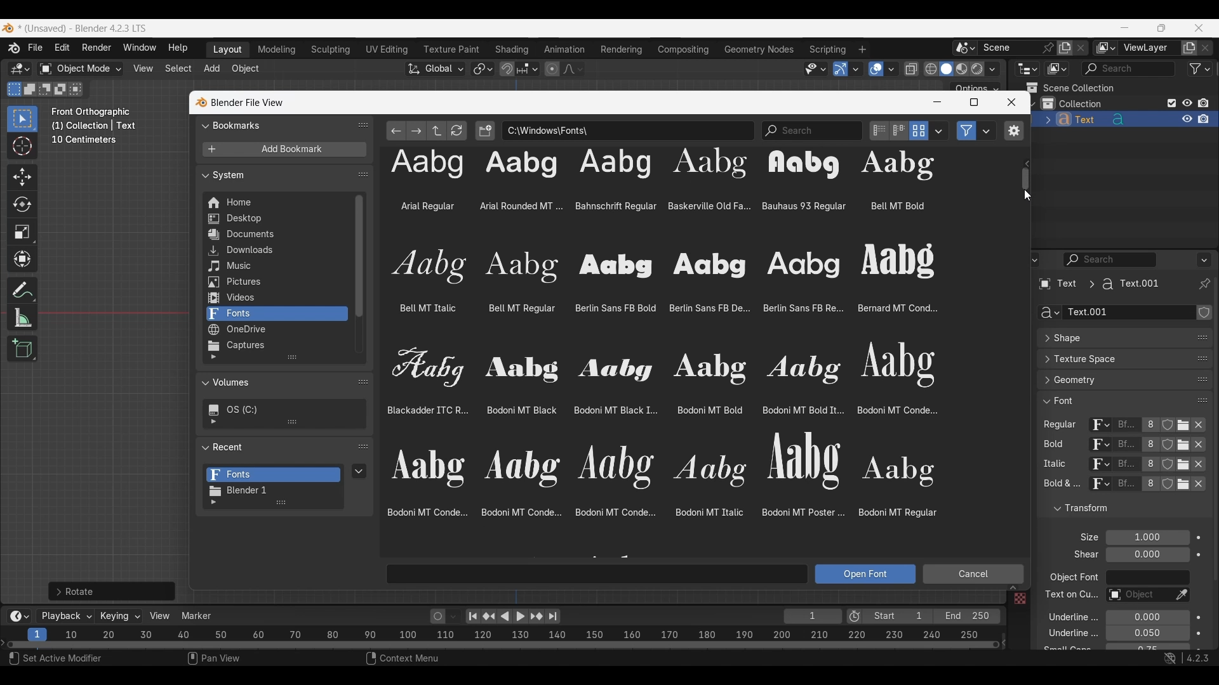 This screenshot has height=685, width=1219. I want to click on Measure, so click(22, 318).